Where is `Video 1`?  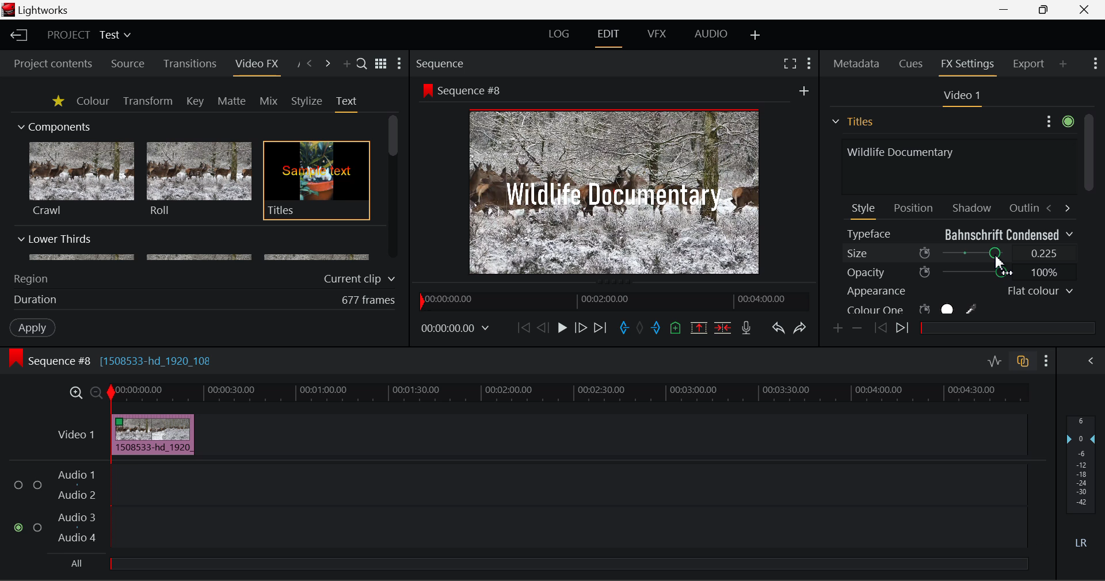
Video 1 is located at coordinates (960, 96).